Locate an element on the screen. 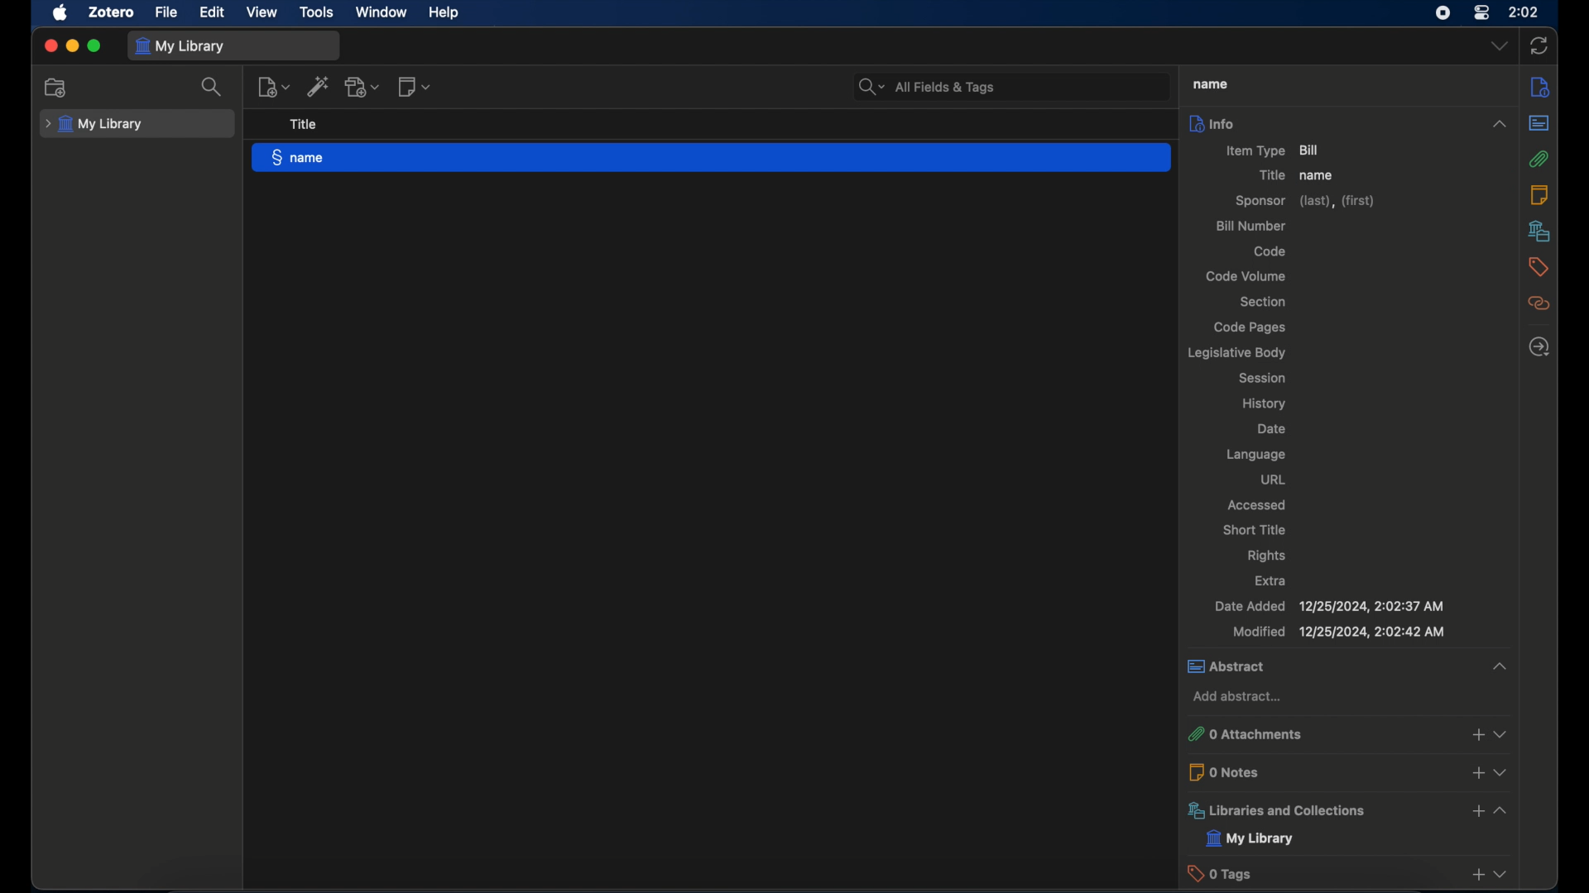 The width and height of the screenshot is (1589, 893). 0 tags is located at coordinates (1347, 873).